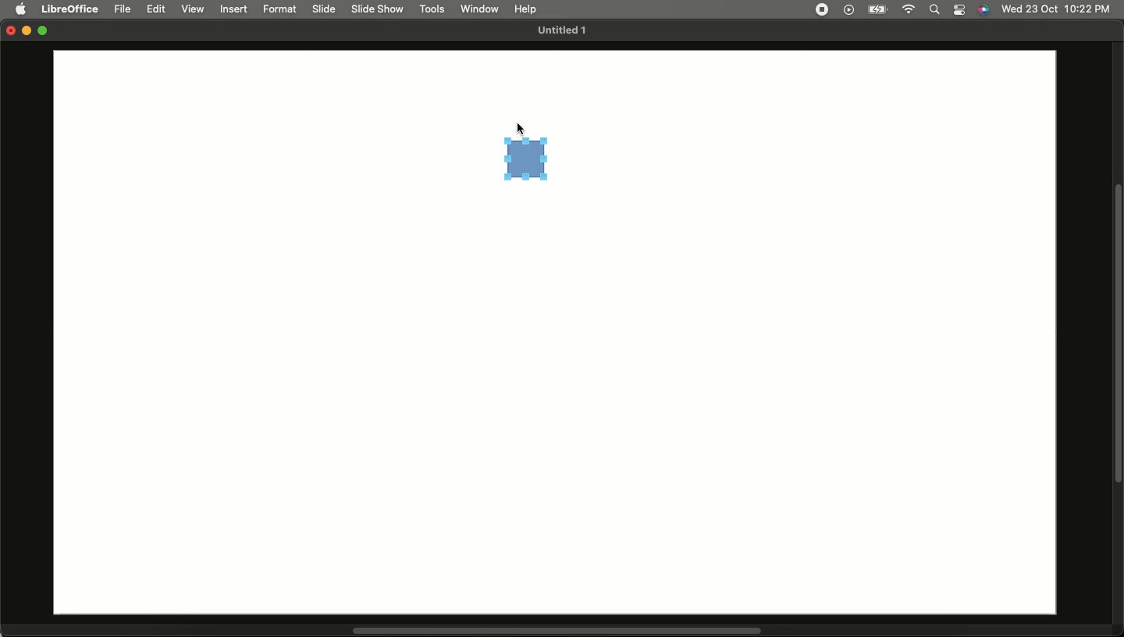 The image size is (1124, 637). What do you see at coordinates (560, 31) in the screenshot?
I see `Untitled 1` at bounding box center [560, 31].